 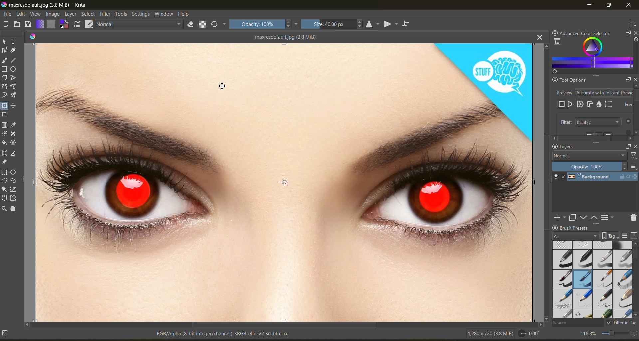 I want to click on swap foreground and background color, so click(x=65, y=24).